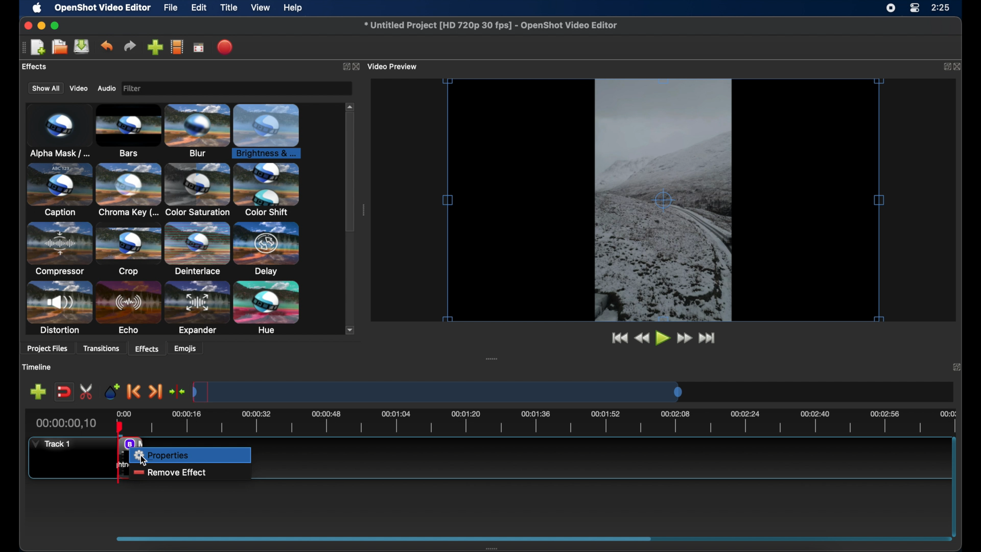 The width and height of the screenshot is (981, 552). Describe the element at coordinates (393, 66) in the screenshot. I see `video preview` at that location.